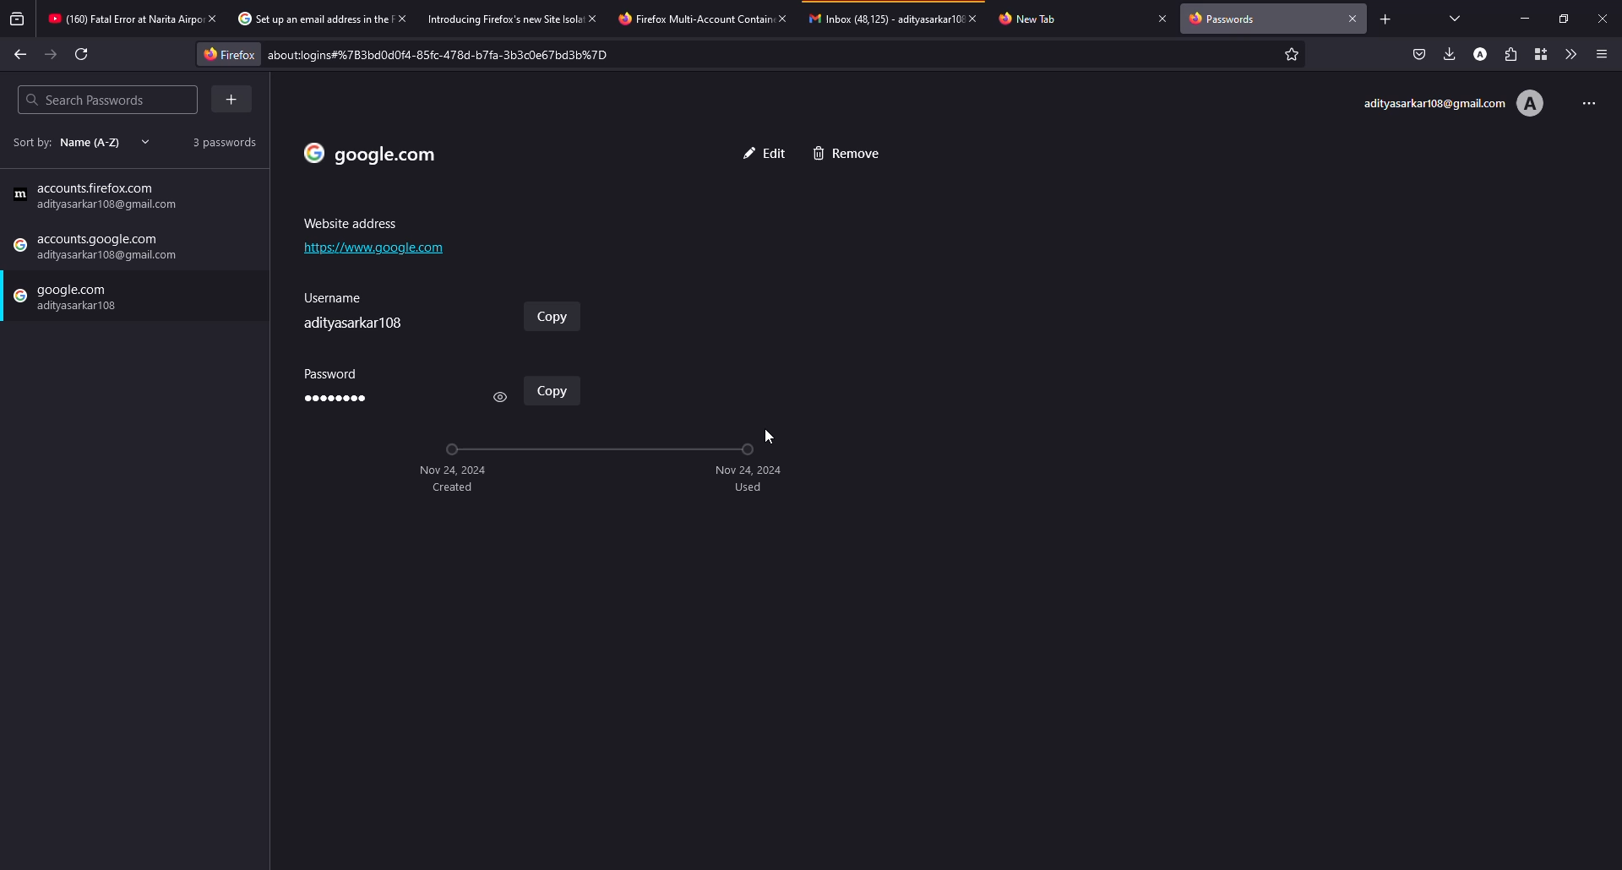 The height and width of the screenshot is (870, 1622). Describe the element at coordinates (770, 437) in the screenshot. I see `cursor` at that location.